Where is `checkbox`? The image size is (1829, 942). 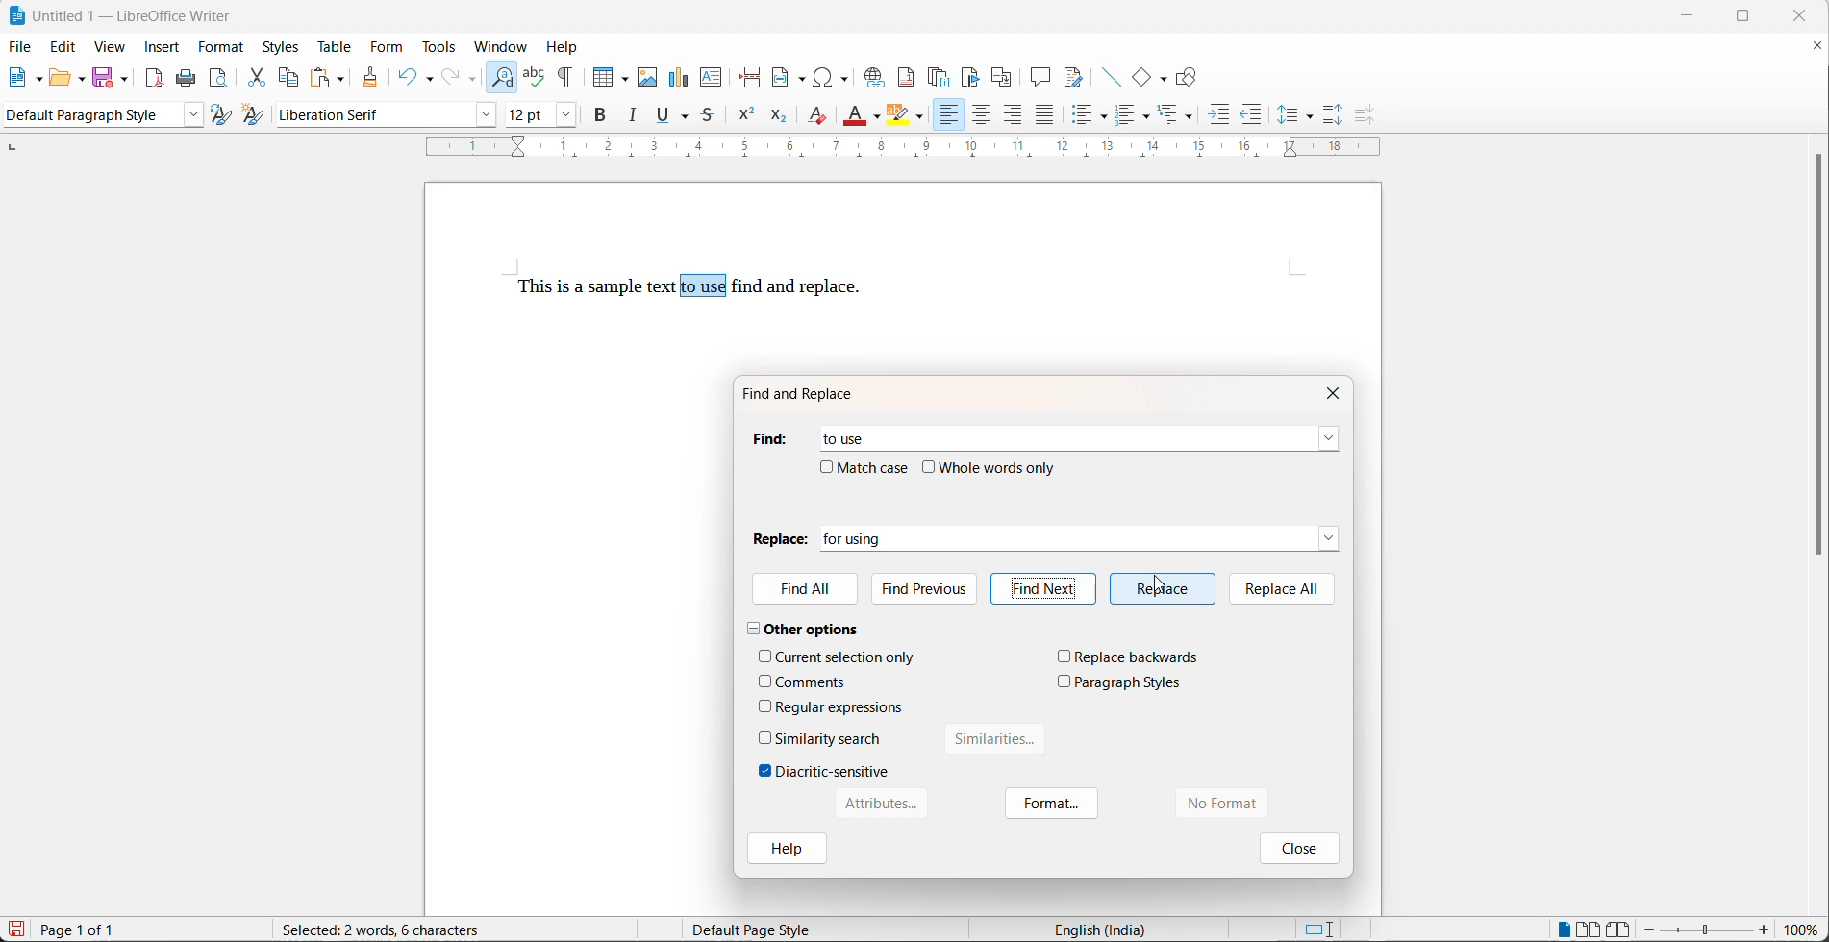 checkbox is located at coordinates (930, 467).